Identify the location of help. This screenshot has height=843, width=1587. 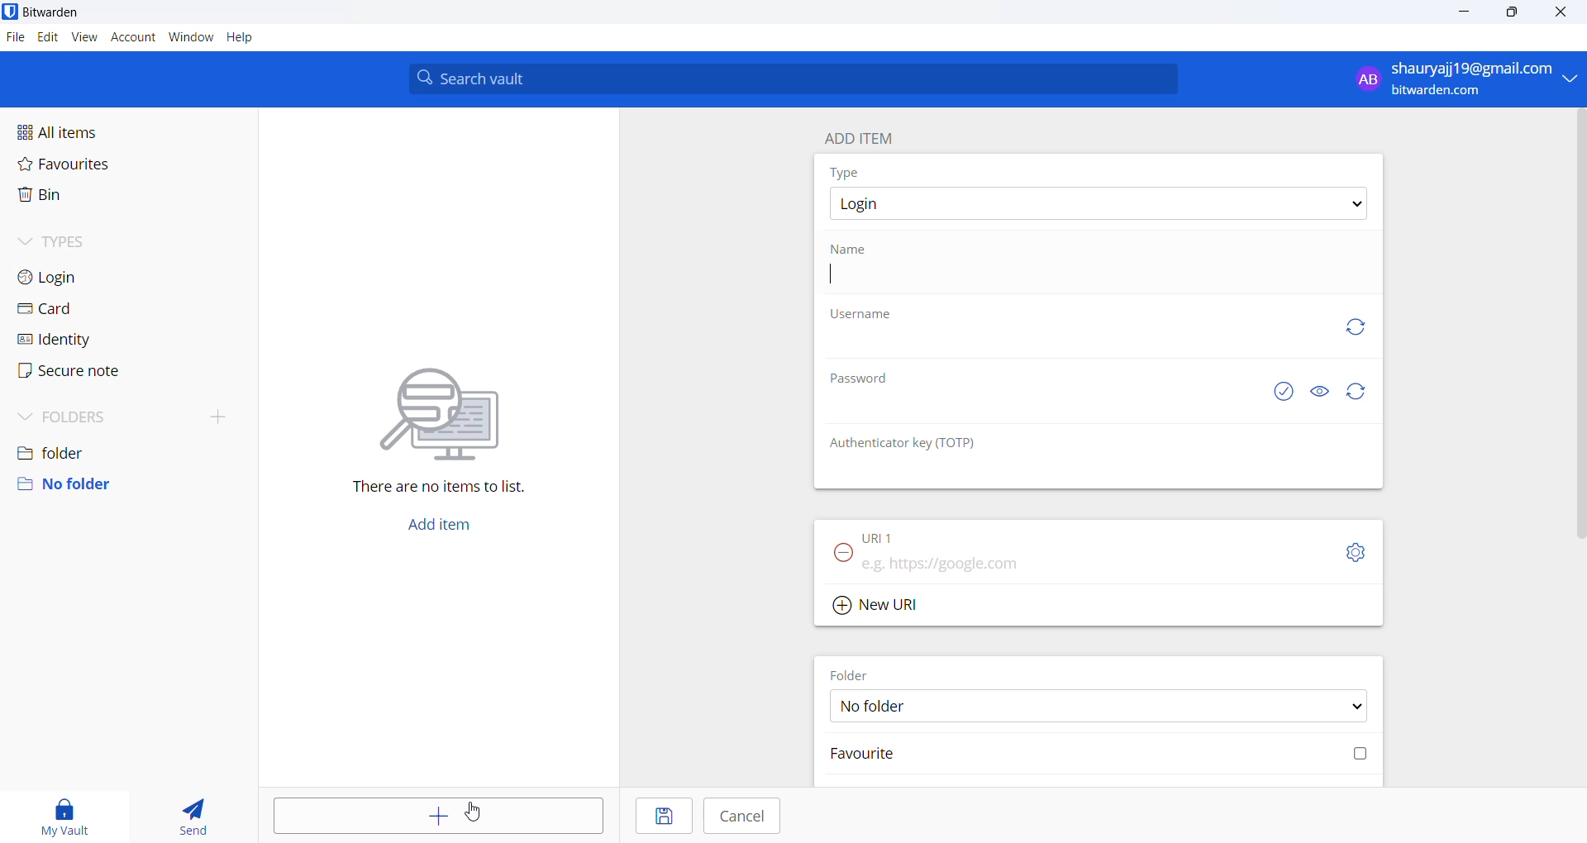
(242, 39).